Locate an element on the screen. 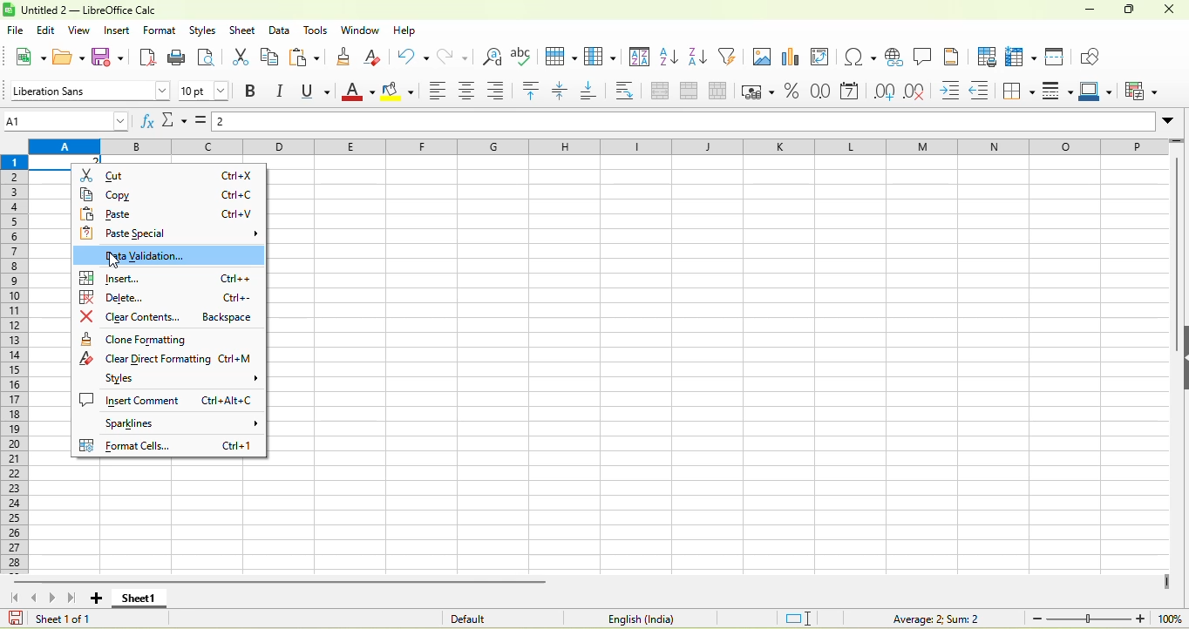  add decimal is located at coordinates (885, 91).